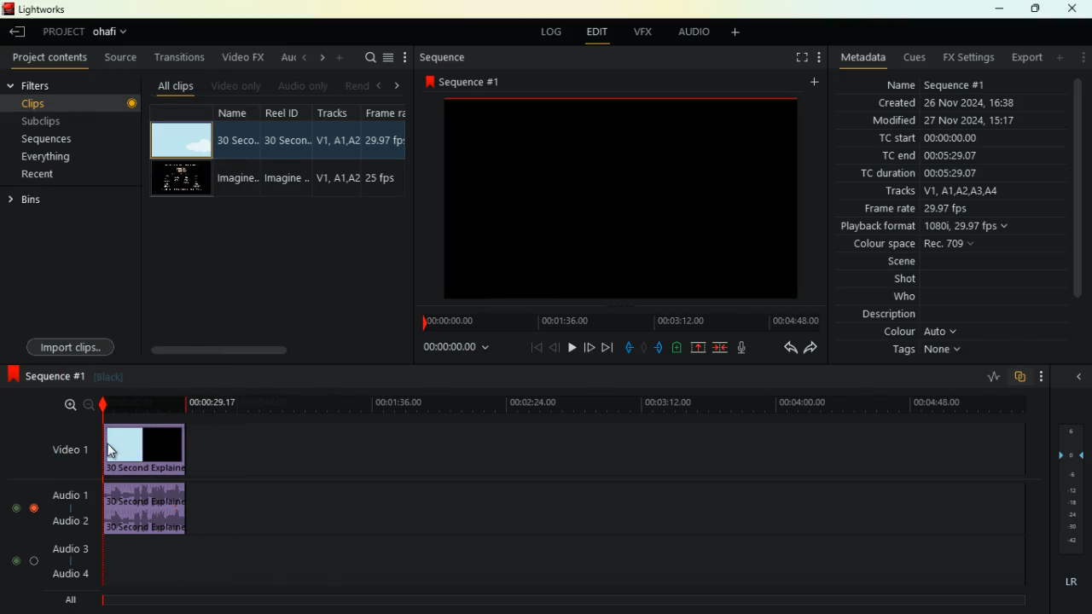  What do you see at coordinates (340, 58) in the screenshot?
I see `add` at bounding box center [340, 58].